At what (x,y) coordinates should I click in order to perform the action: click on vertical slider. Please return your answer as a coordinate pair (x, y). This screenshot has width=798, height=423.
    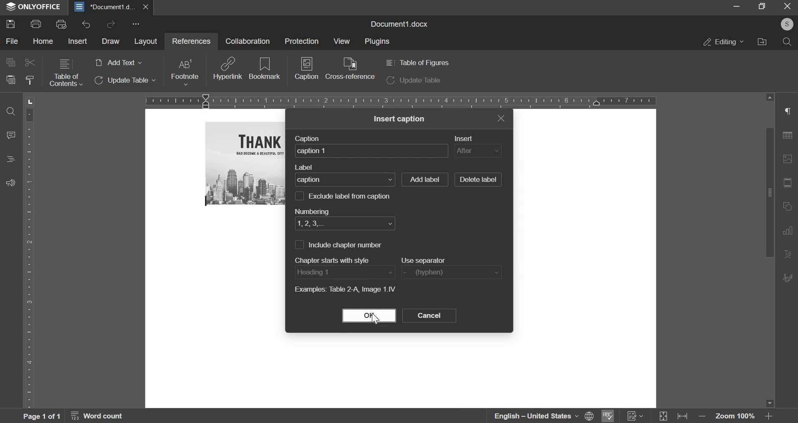
    Looking at the image, I should click on (769, 250).